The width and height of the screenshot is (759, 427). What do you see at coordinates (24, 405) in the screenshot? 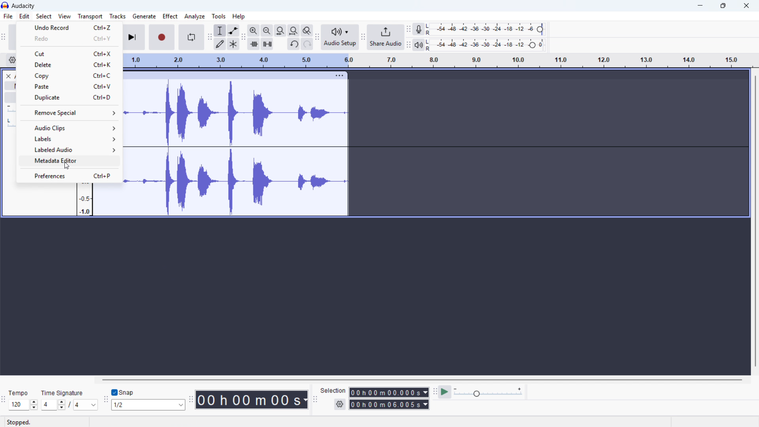
I see `set tempo` at bounding box center [24, 405].